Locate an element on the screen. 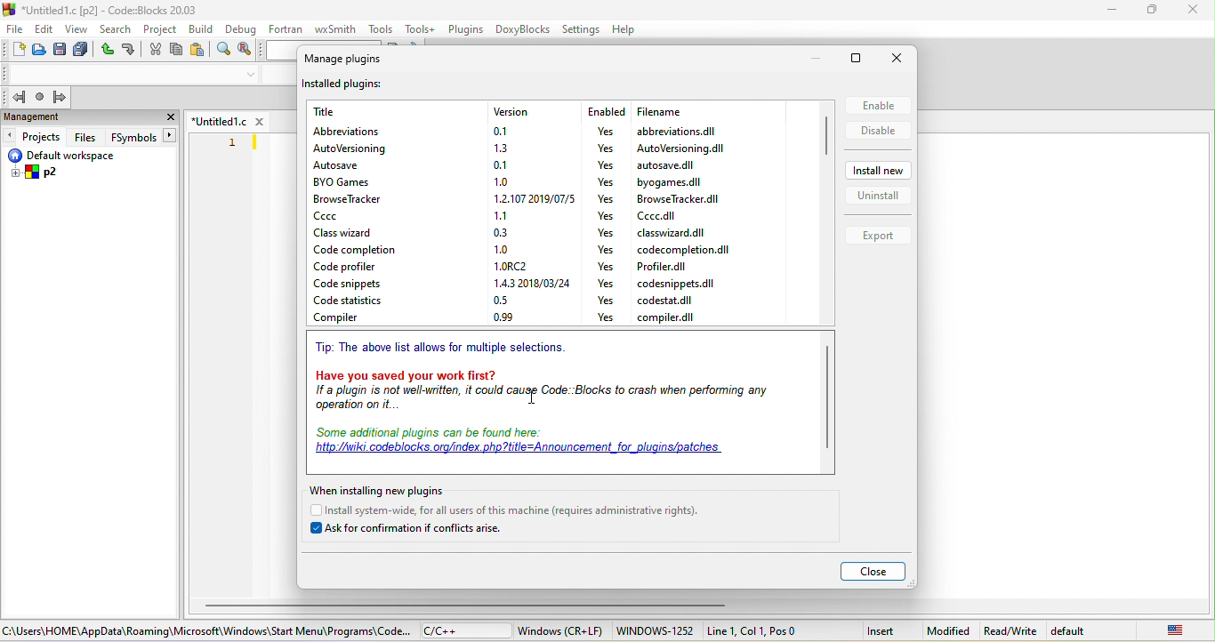  close is located at coordinates (900, 59).